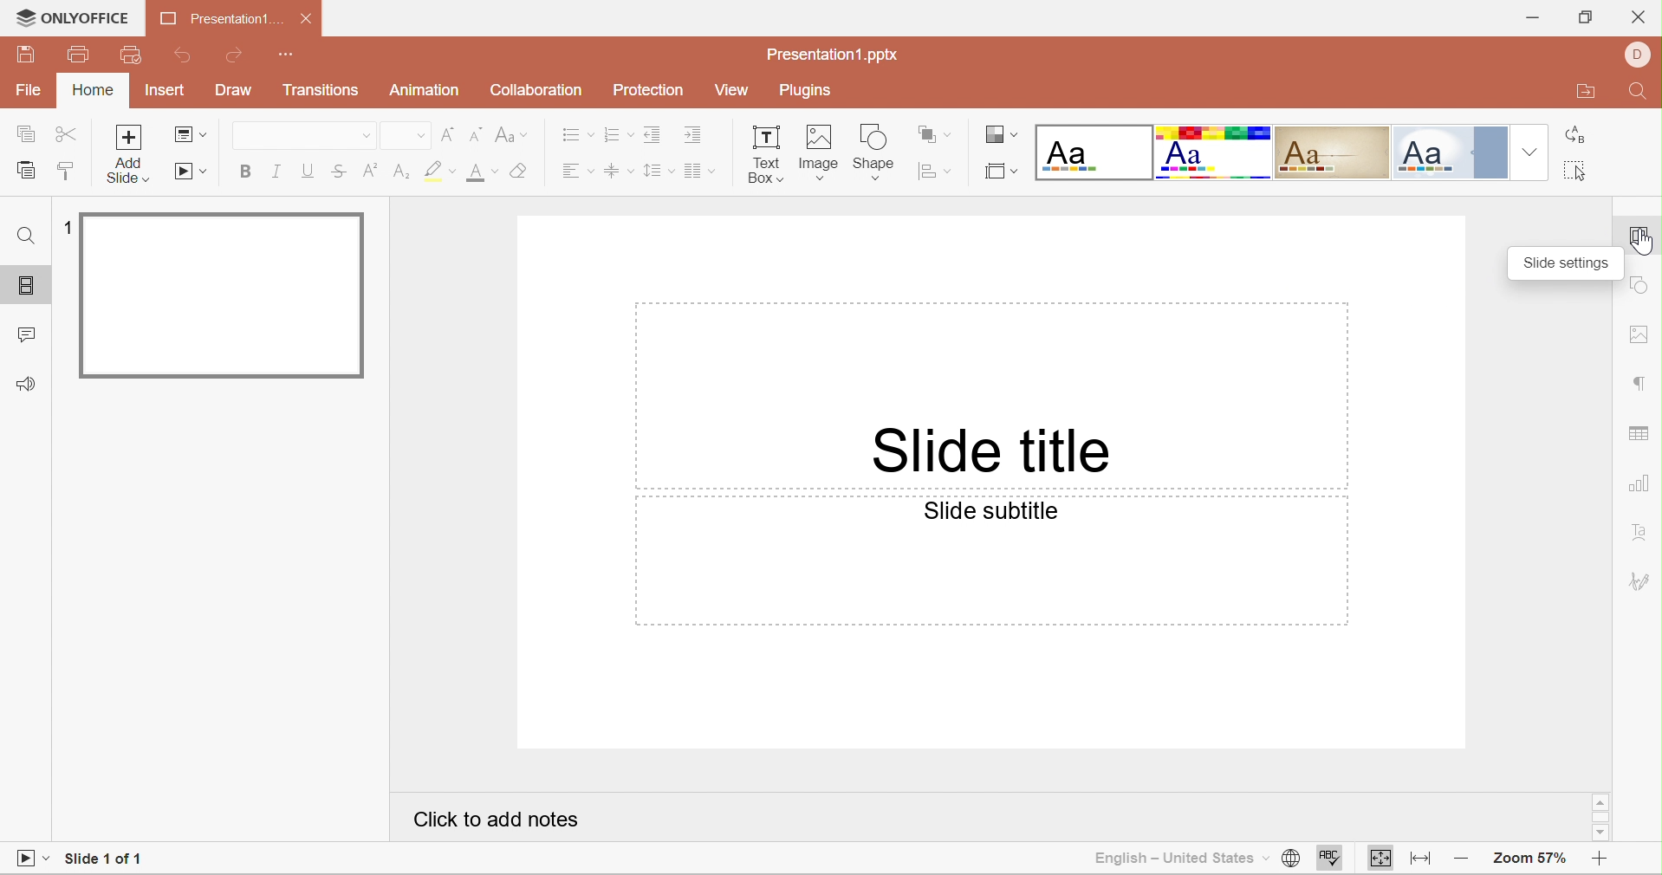  I want to click on Select all, so click(1577, 173).